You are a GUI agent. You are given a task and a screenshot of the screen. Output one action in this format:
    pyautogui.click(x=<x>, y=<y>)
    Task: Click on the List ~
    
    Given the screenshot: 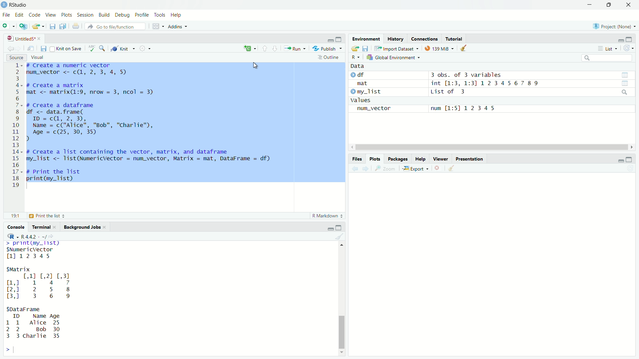 What is the action you would take?
    pyautogui.click(x=608, y=48)
    